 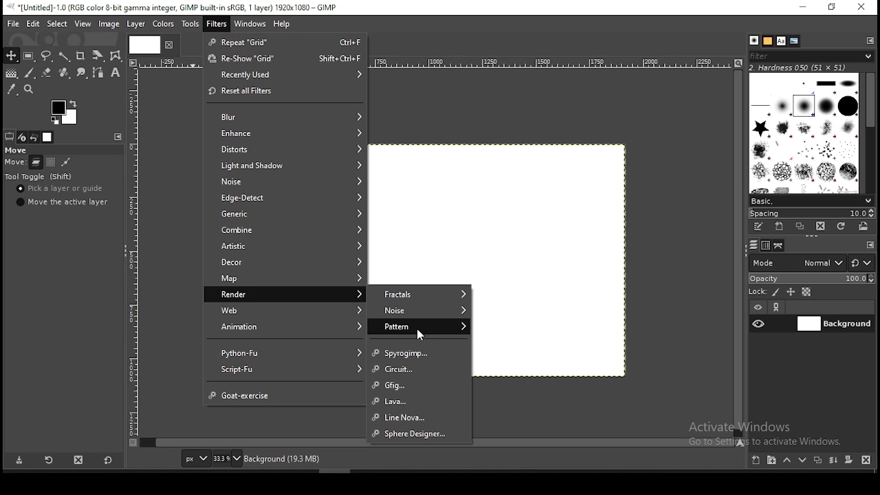 I want to click on background (19.3mb), so click(x=282, y=458).